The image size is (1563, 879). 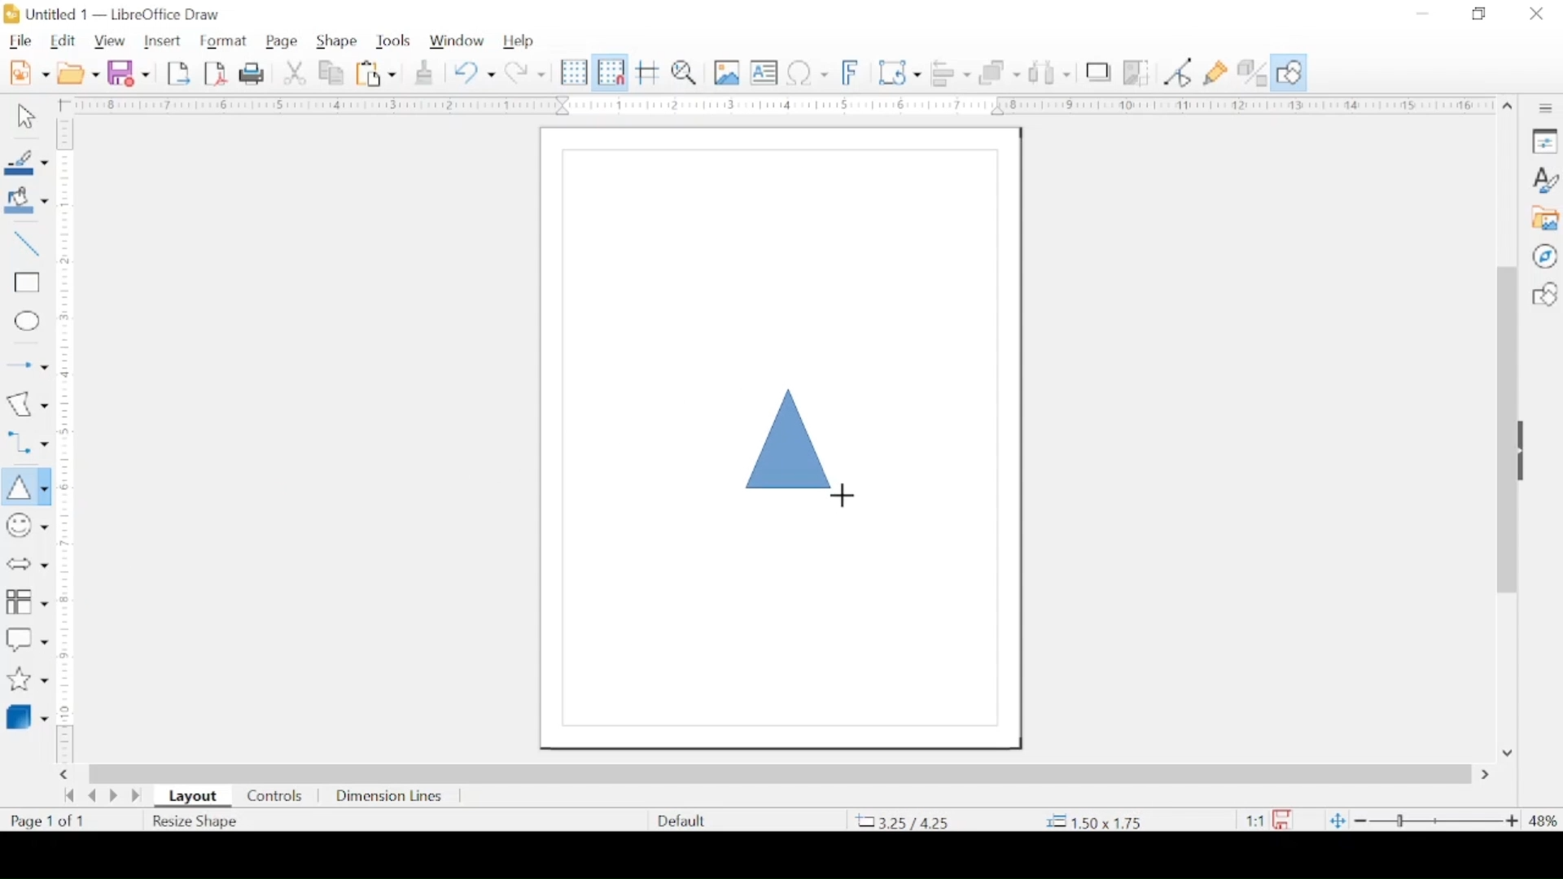 What do you see at coordinates (1544, 295) in the screenshot?
I see `shapes` at bounding box center [1544, 295].